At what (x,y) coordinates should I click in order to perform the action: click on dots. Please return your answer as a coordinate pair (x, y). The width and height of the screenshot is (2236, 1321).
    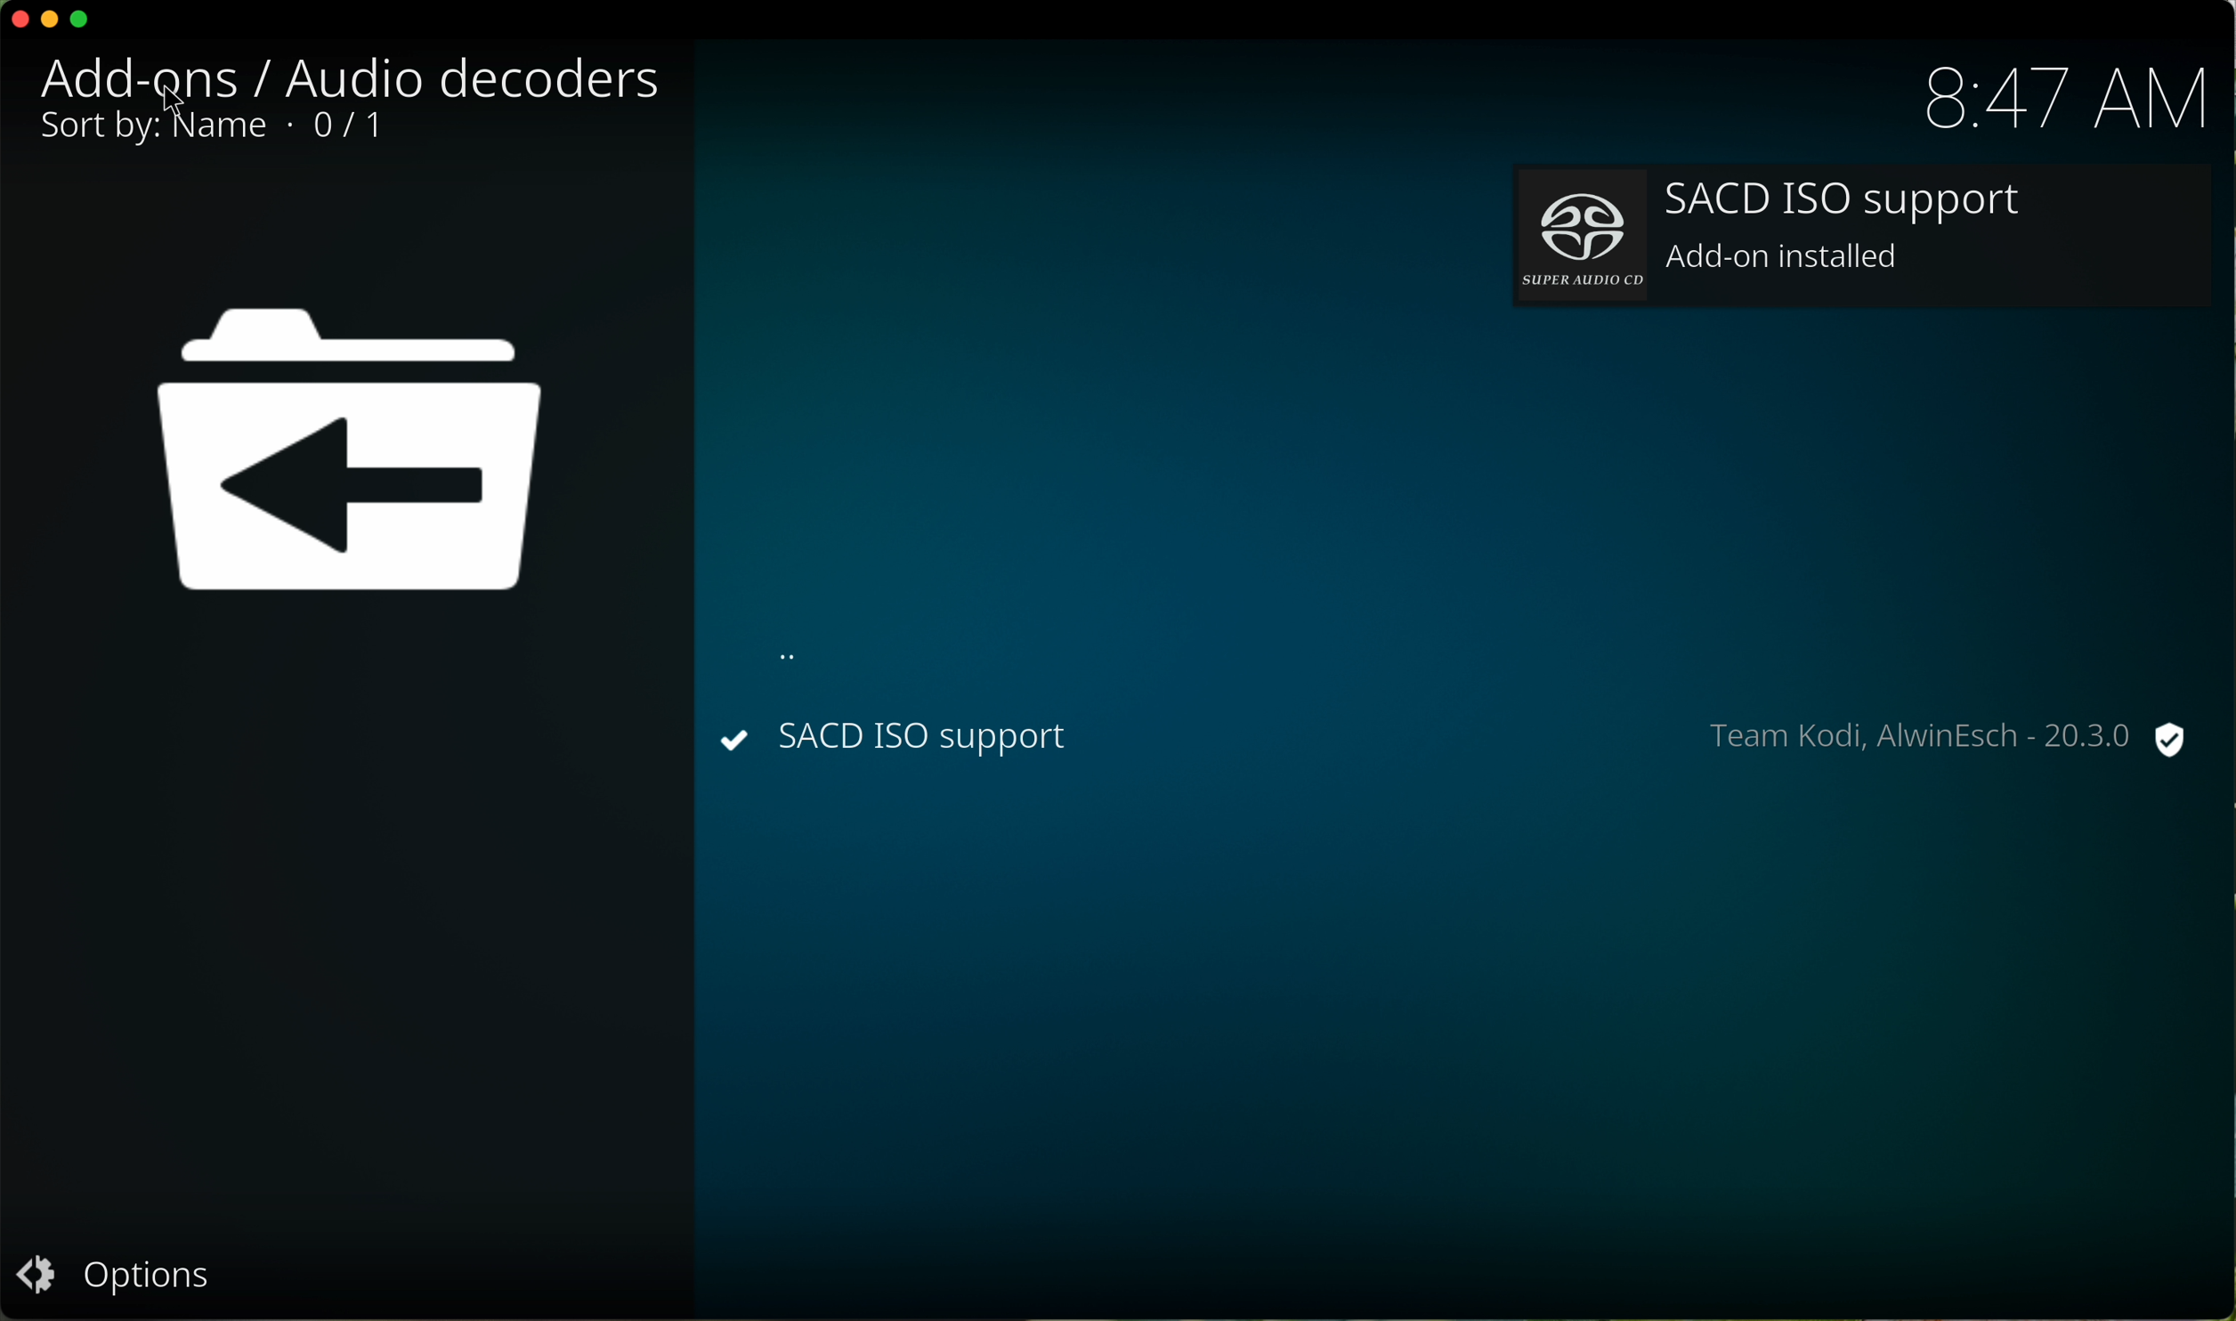
    Looking at the image, I should click on (792, 649).